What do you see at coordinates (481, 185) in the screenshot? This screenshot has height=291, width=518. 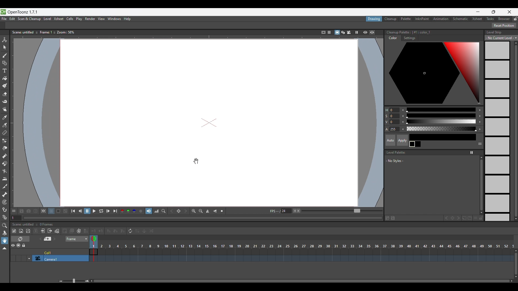 I see `Vertical slide bar` at bounding box center [481, 185].